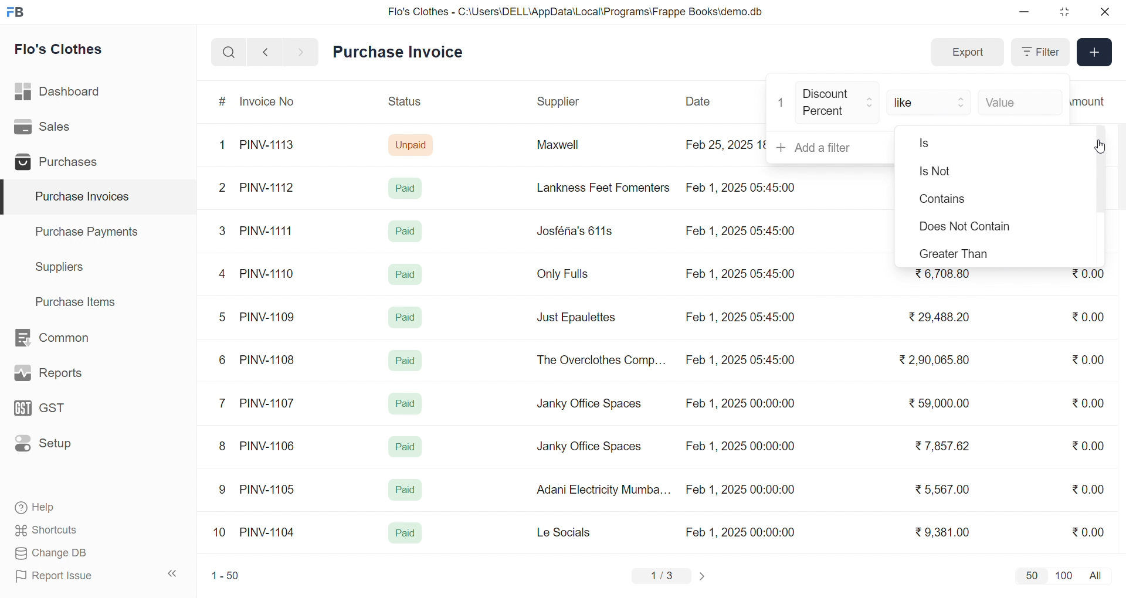 This screenshot has width=1126, height=598. I want to click on PINV-1109, so click(269, 317).